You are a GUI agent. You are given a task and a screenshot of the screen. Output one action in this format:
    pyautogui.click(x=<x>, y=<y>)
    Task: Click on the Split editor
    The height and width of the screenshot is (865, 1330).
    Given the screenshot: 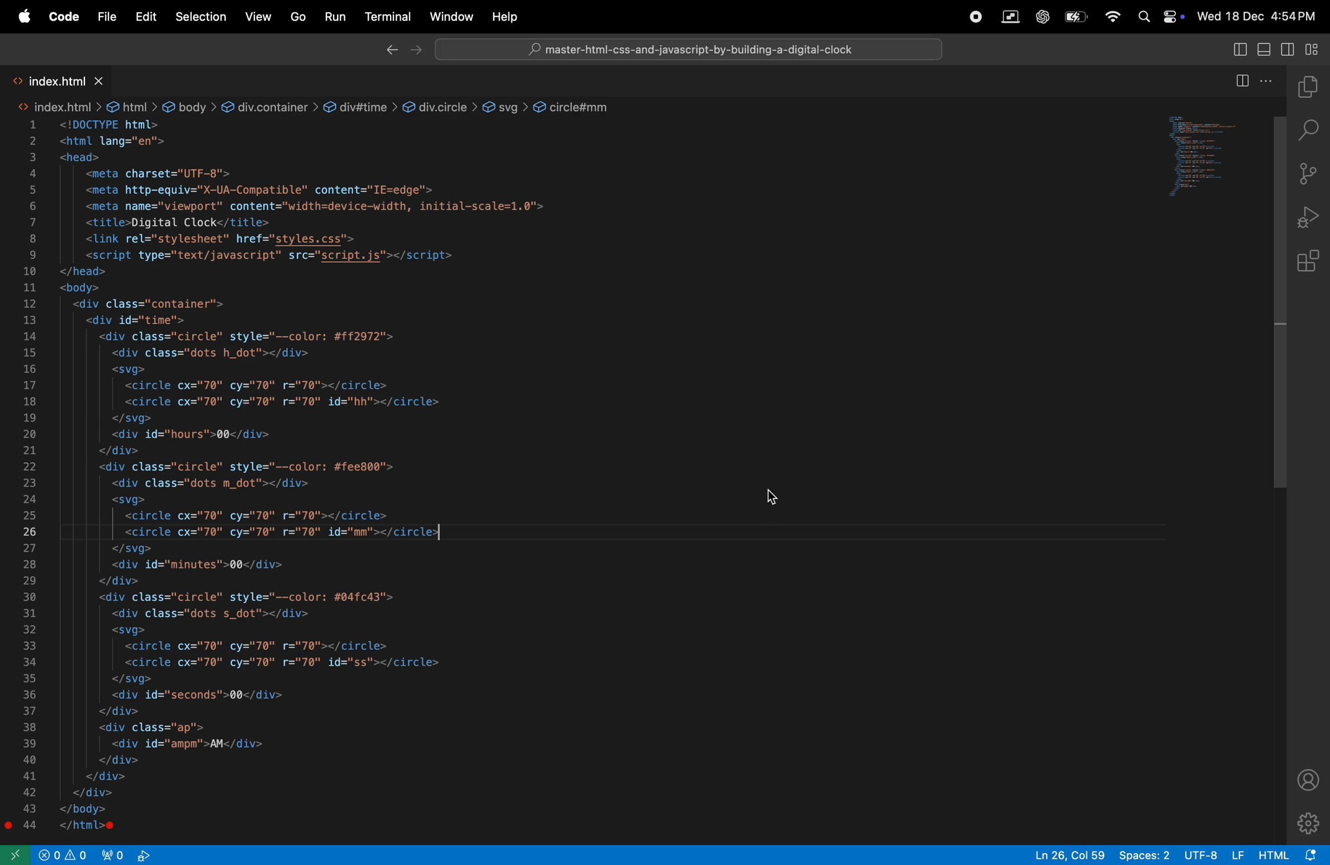 What is the action you would take?
    pyautogui.click(x=1239, y=85)
    